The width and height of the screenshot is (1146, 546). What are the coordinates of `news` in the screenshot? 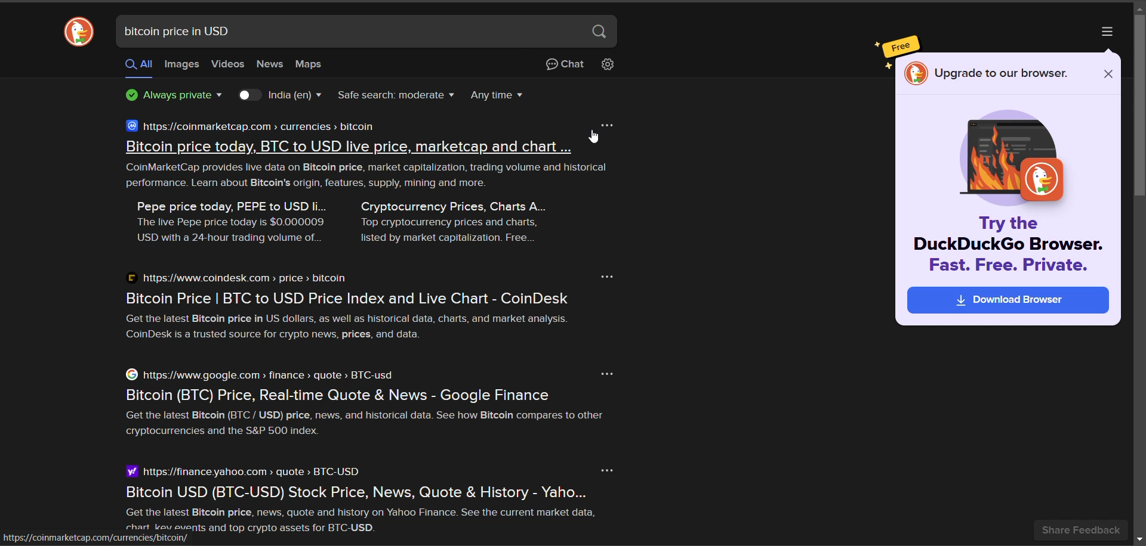 It's located at (270, 63).